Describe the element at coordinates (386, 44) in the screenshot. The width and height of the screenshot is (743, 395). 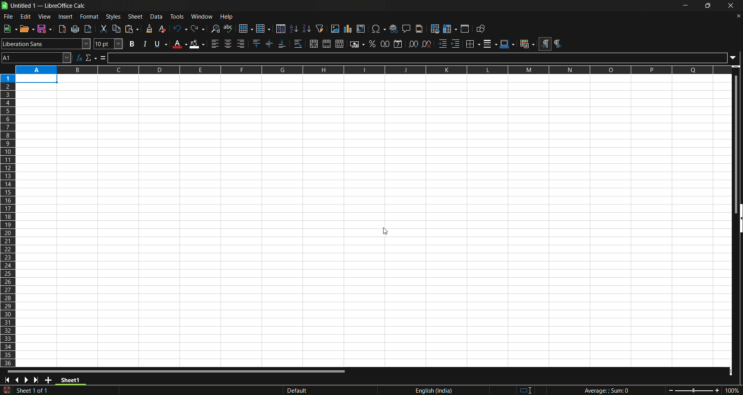
I see `format as number` at that location.